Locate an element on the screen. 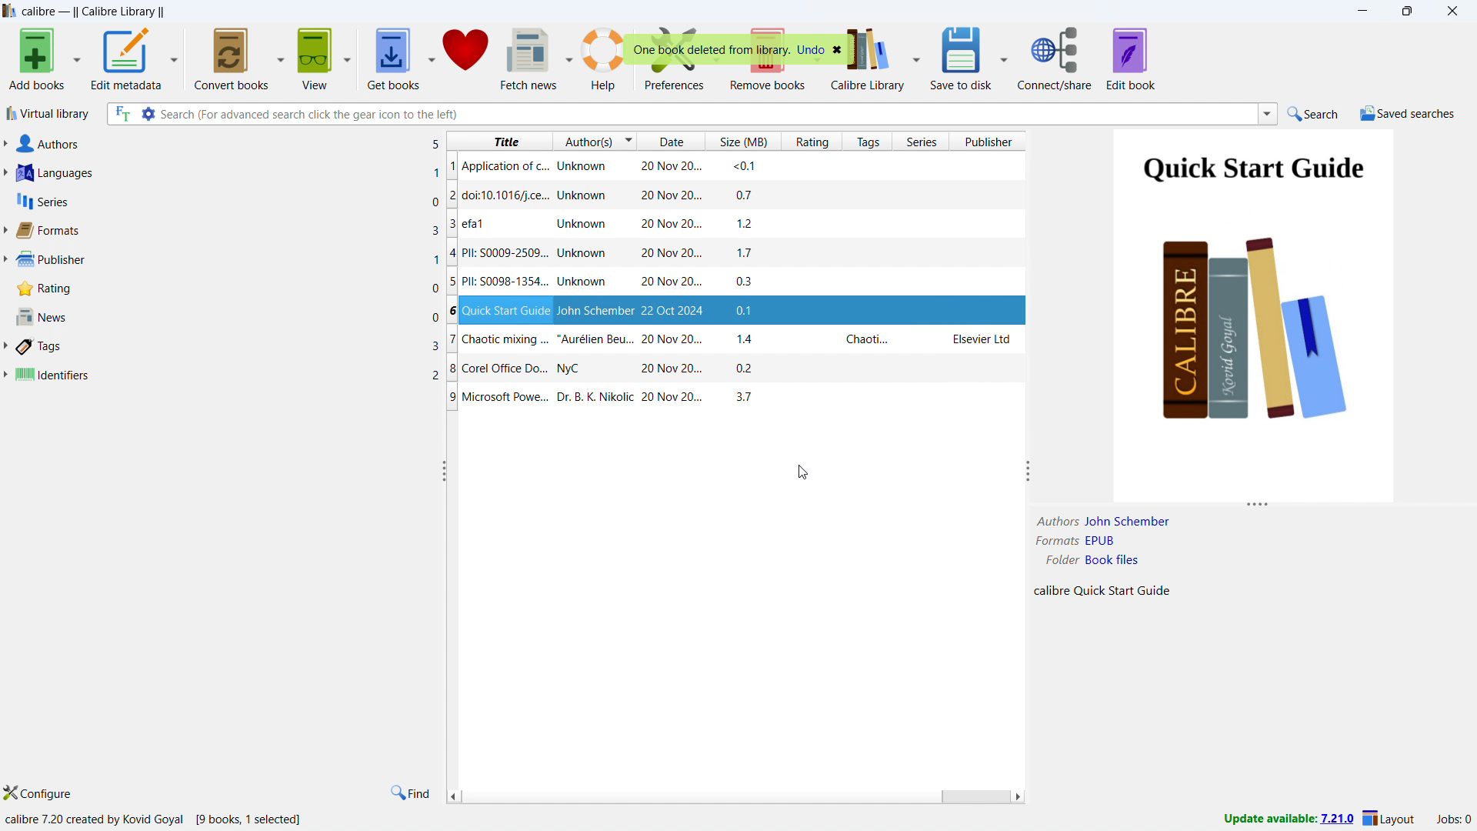 The image size is (1477, 831). doic 10.1016/j.ce.. is located at coordinates (697, 194).